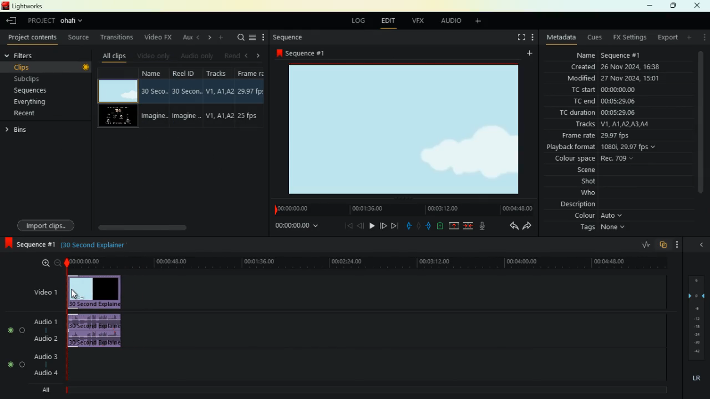 The image size is (710, 399). I want to click on Record, so click(87, 67).